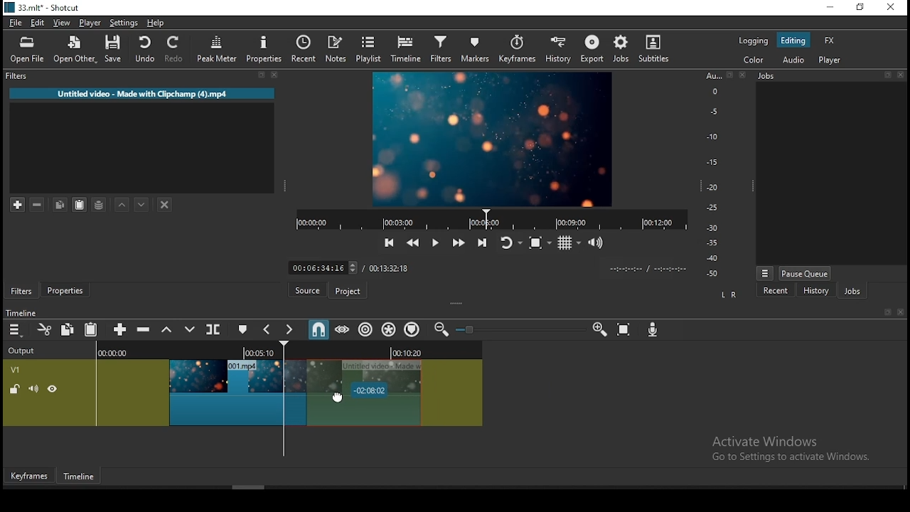 This screenshot has height=512, width=910. Describe the element at coordinates (218, 48) in the screenshot. I see `peak meter` at that location.